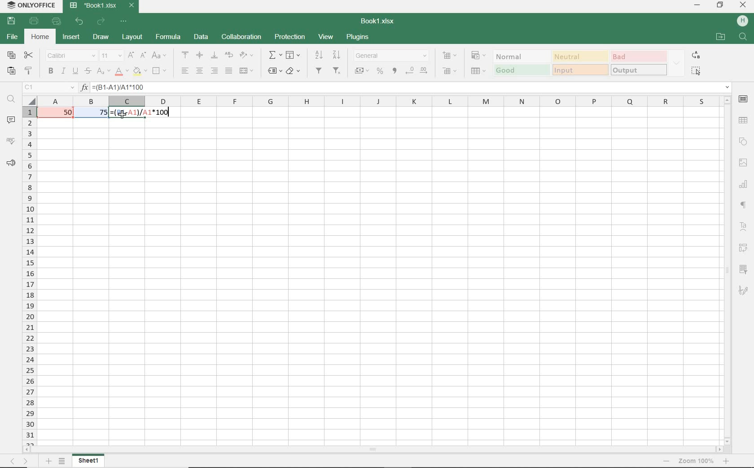 Image resolution: width=754 pixels, height=468 pixels. I want to click on clear, so click(294, 71).